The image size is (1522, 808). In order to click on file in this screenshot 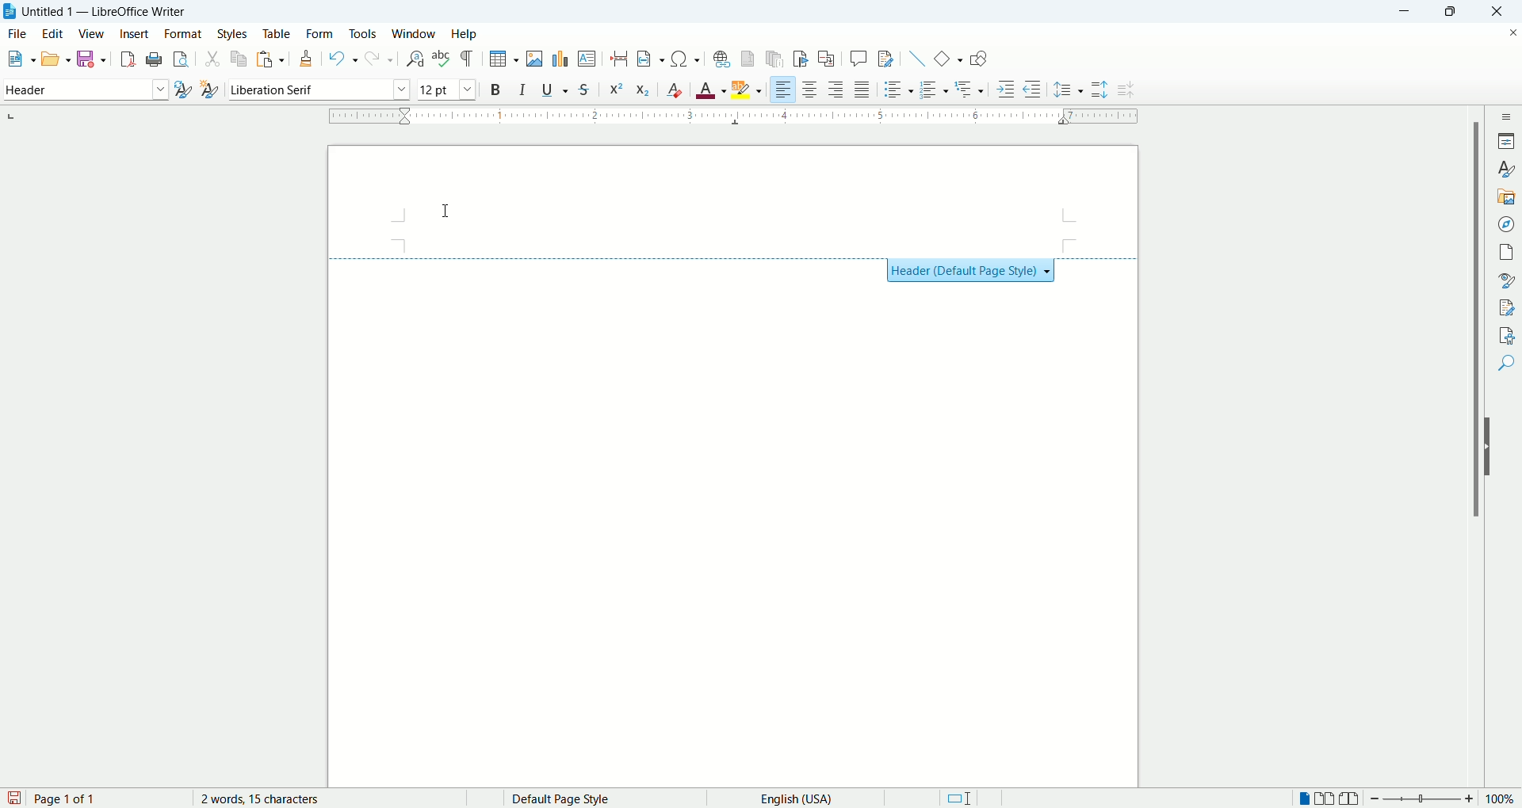, I will do `click(18, 33)`.